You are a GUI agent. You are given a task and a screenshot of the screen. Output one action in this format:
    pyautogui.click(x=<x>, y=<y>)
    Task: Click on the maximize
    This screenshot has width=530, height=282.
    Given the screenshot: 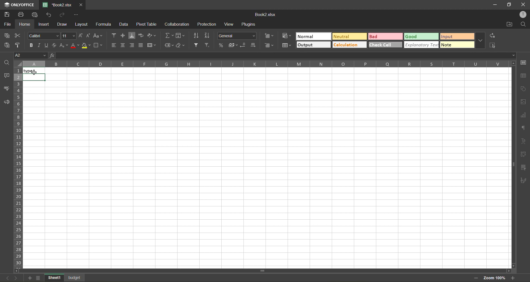 What is the action you would take?
    pyautogui.click(x=507, y=5)
    